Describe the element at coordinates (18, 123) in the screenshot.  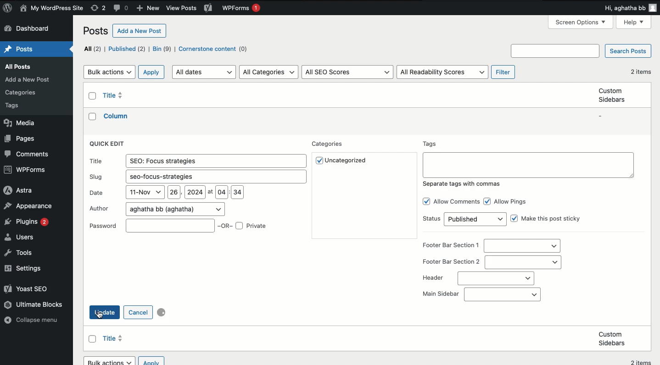
I see `Media` at that location.